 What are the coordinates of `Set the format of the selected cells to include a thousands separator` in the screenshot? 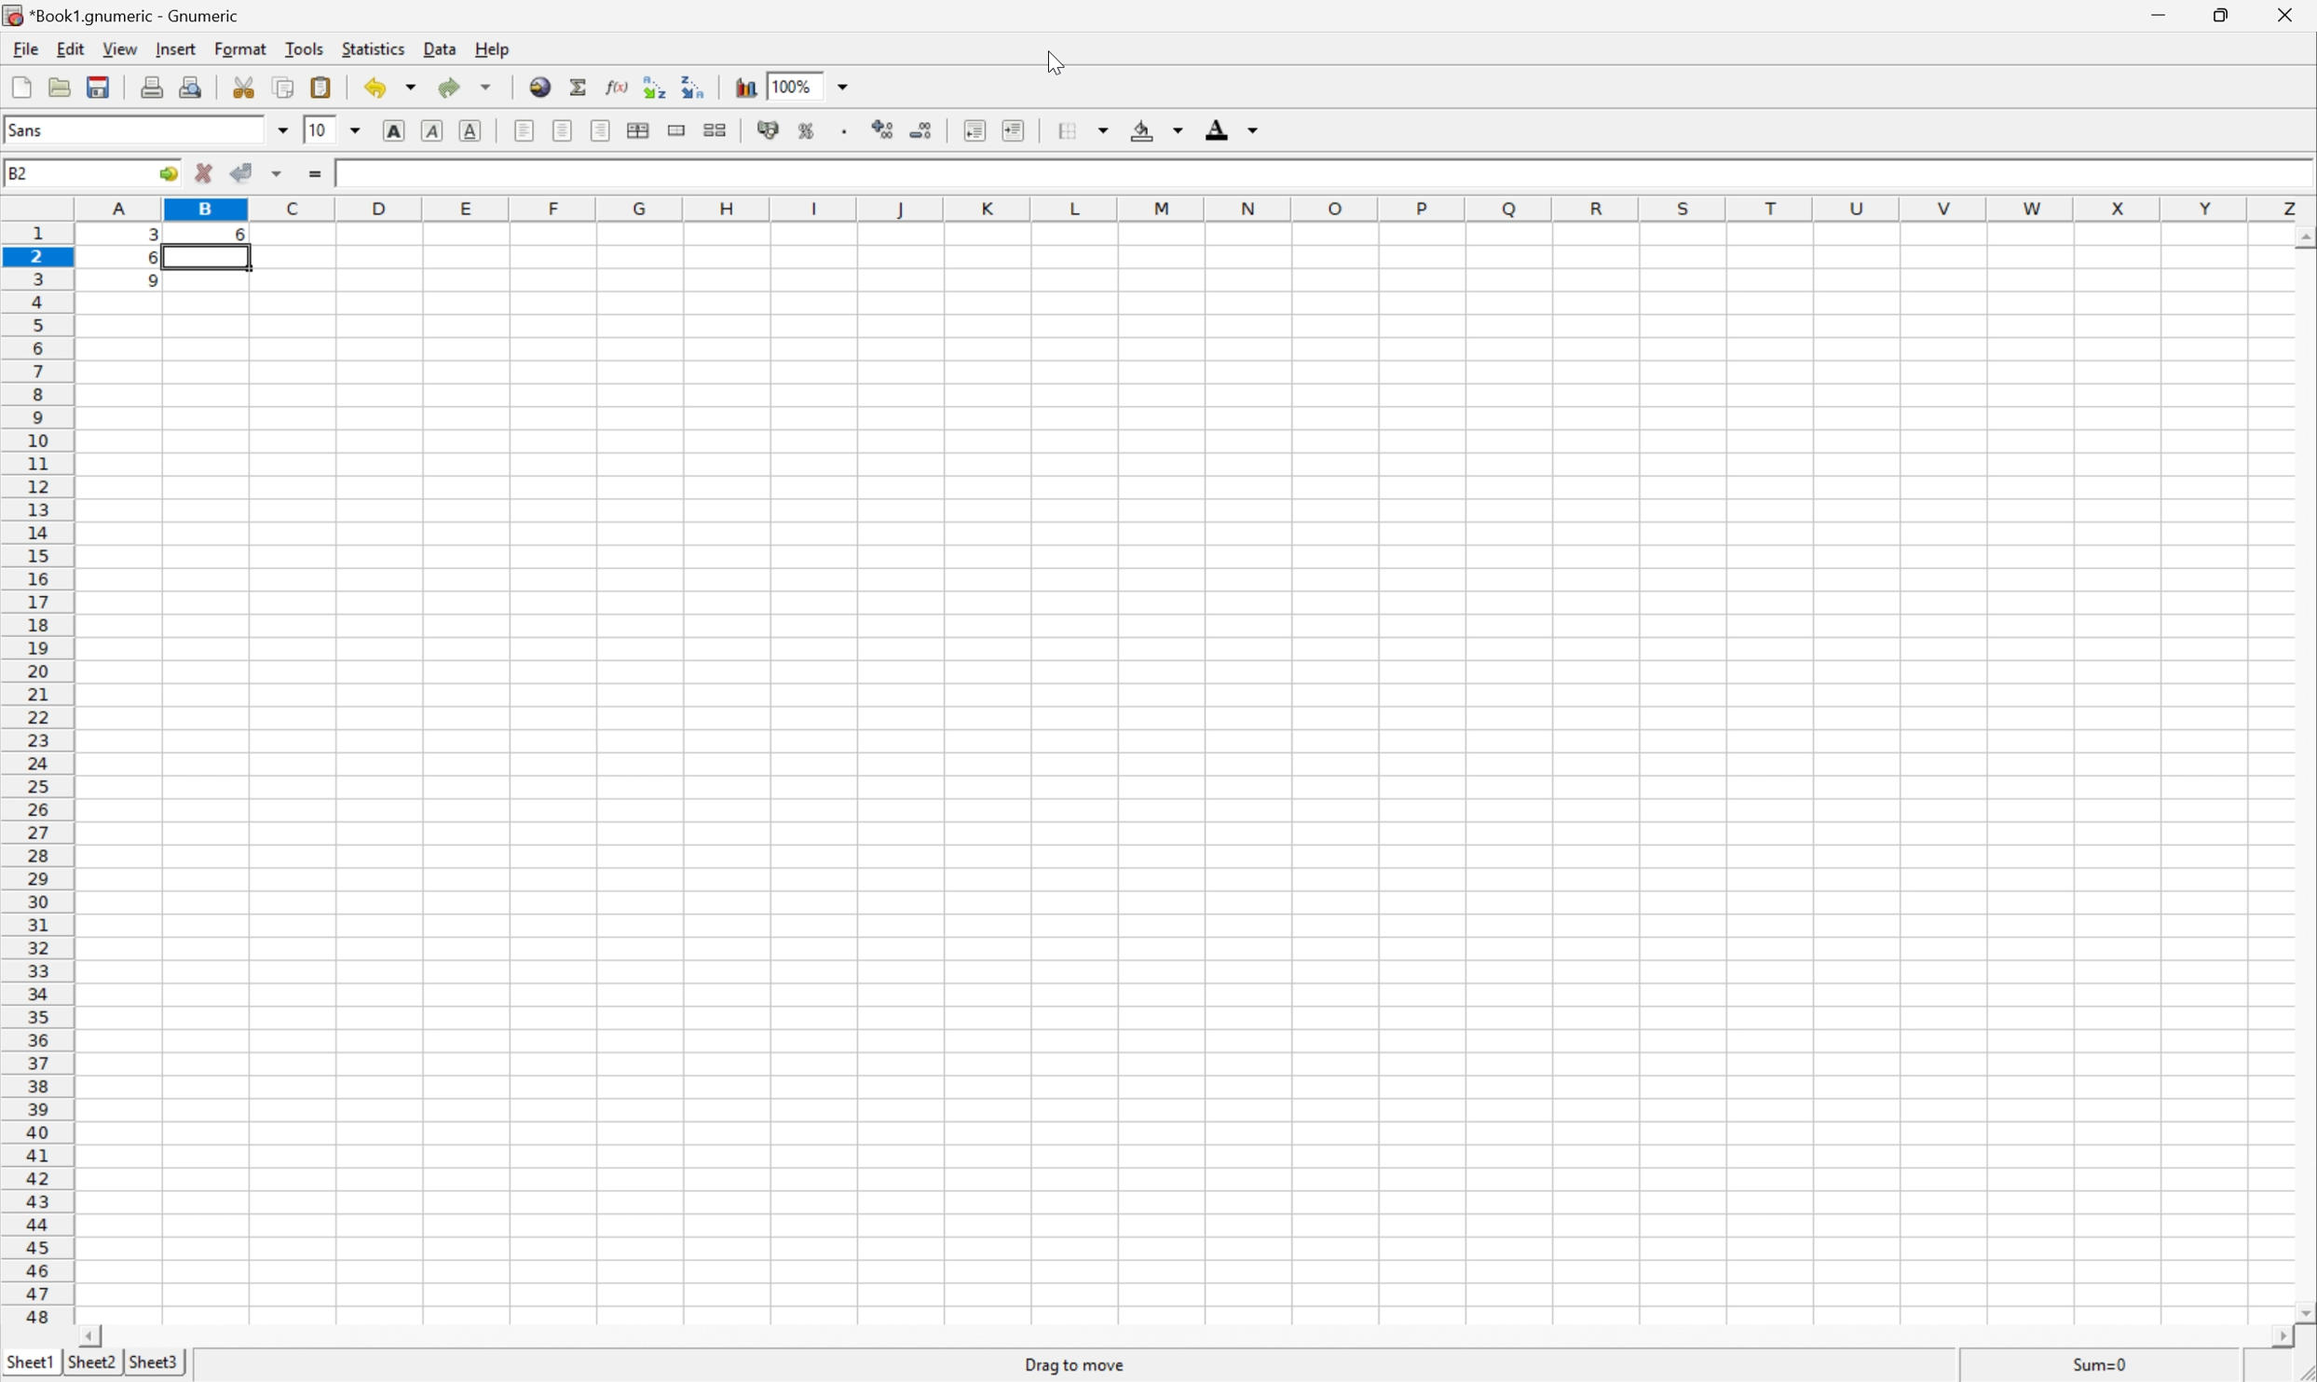 It's located at (844, 132).